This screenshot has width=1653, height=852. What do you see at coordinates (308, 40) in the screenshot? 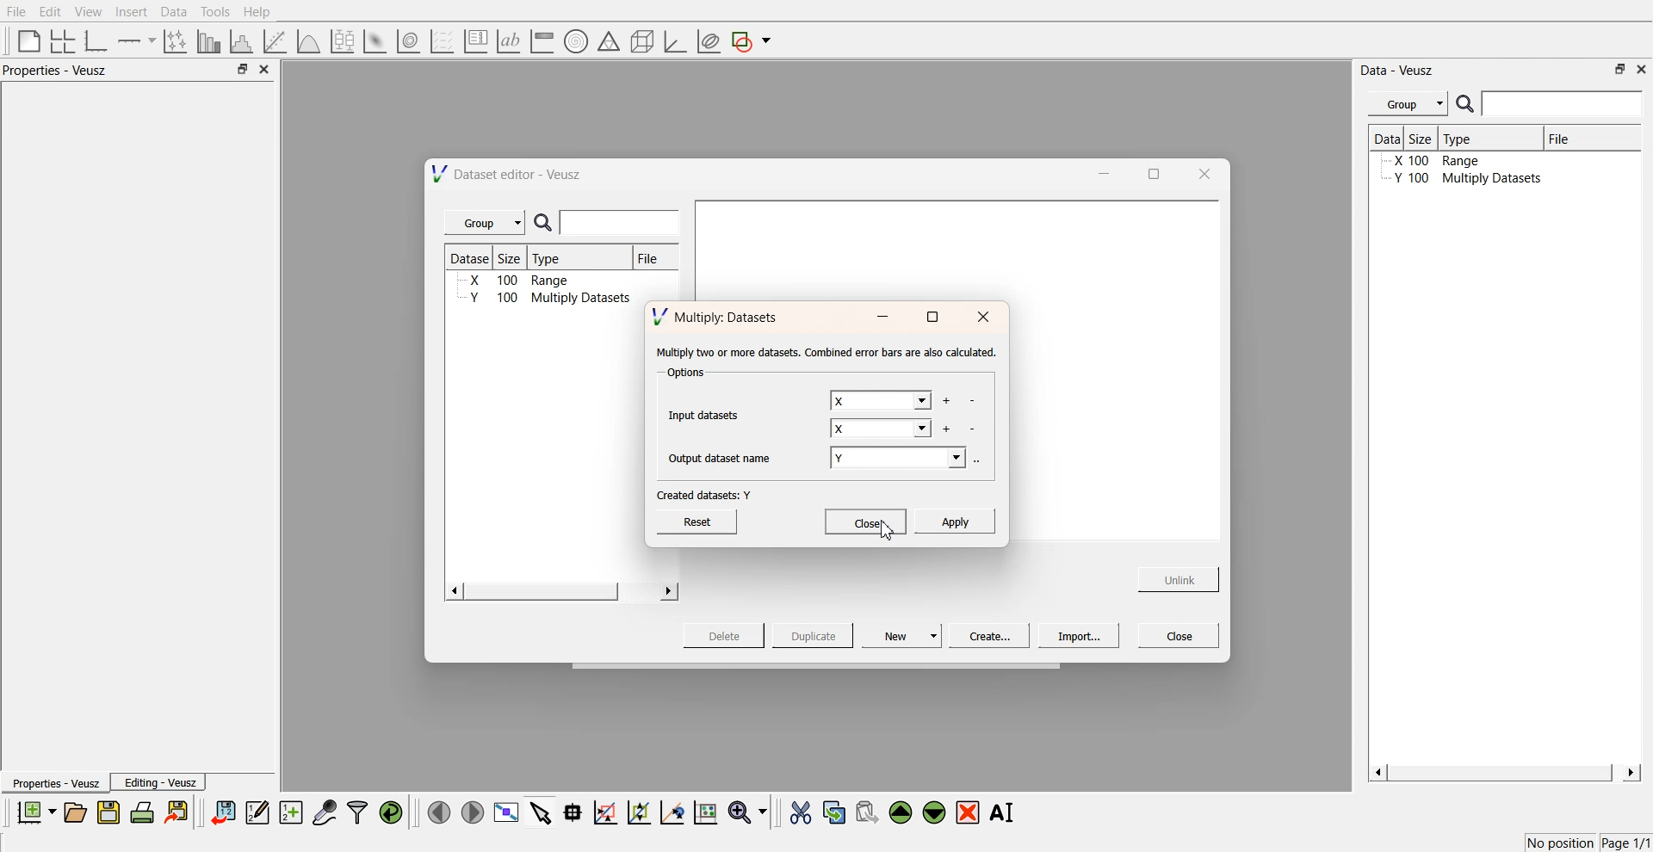
I see `plot a function on a graph` at bounding box center [308, 40].